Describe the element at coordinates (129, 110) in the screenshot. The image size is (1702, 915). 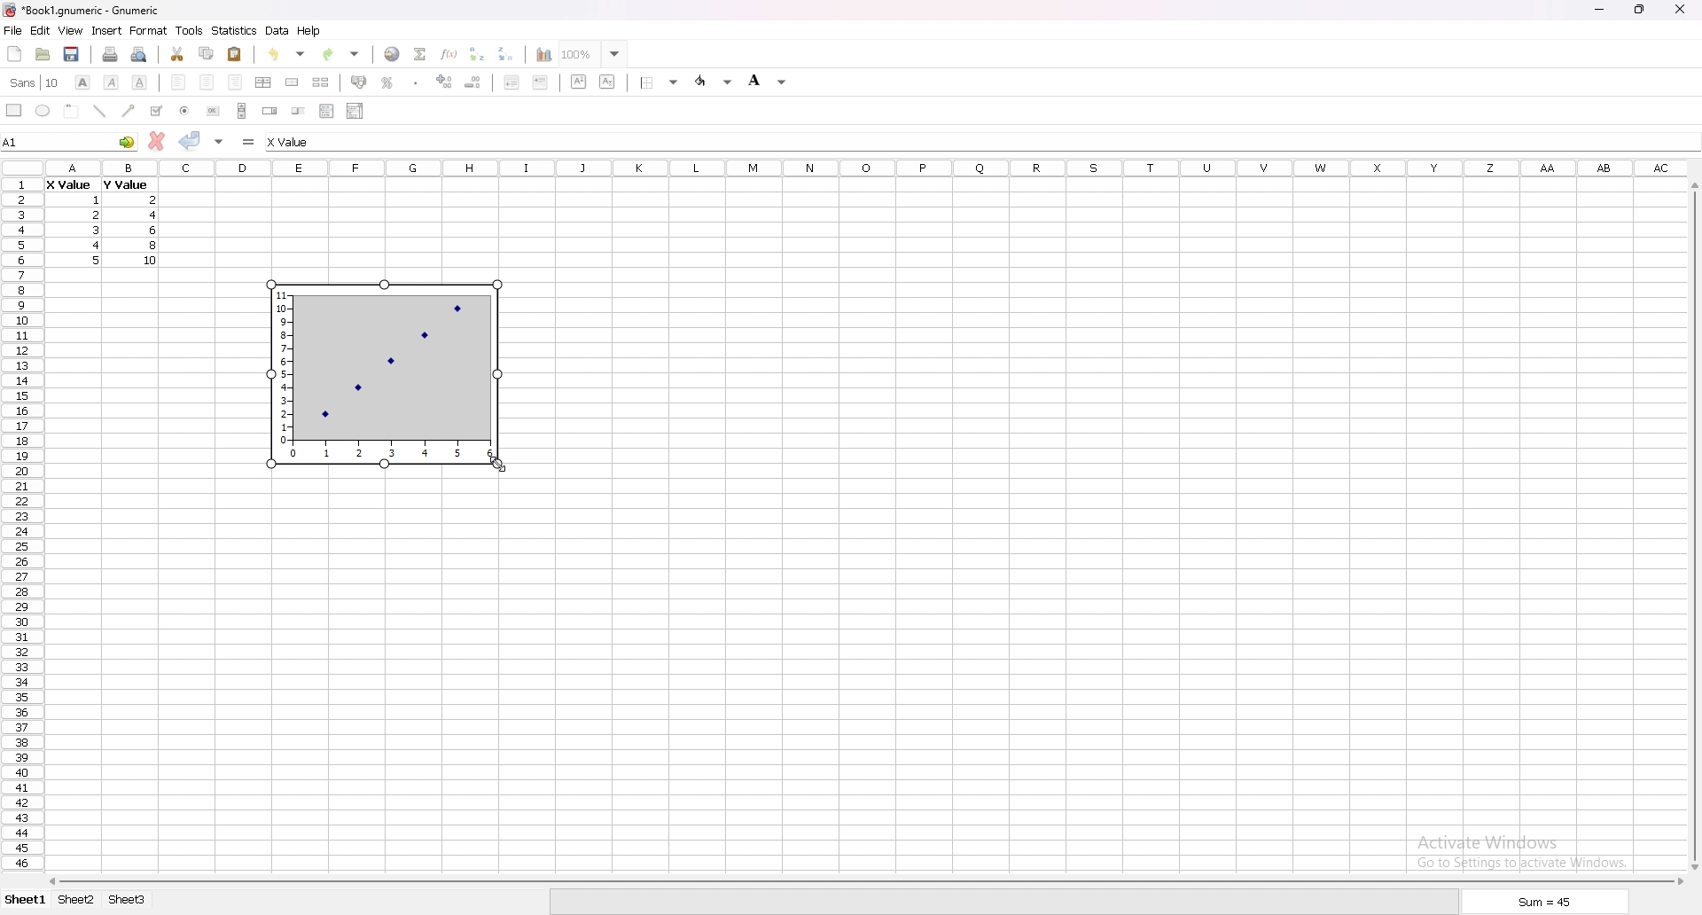
I see `arrowed line` at that location.